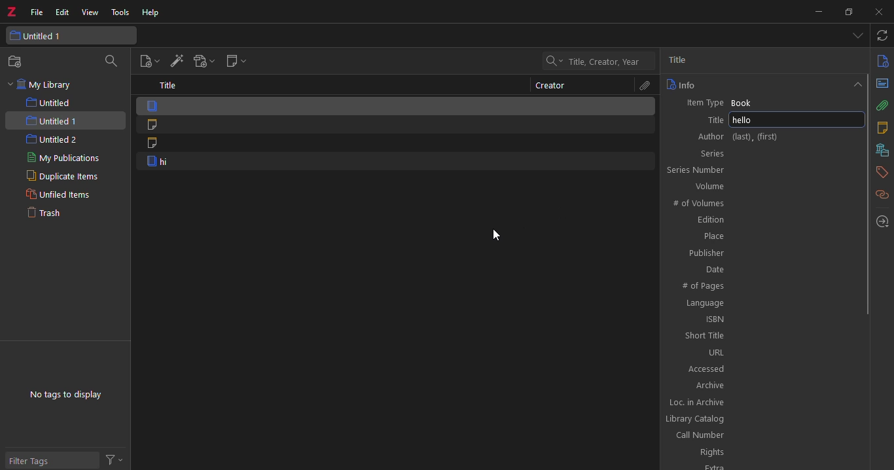 The width and height of the screenshot is (894, 470). I want to click on URL, so click(764, 352).